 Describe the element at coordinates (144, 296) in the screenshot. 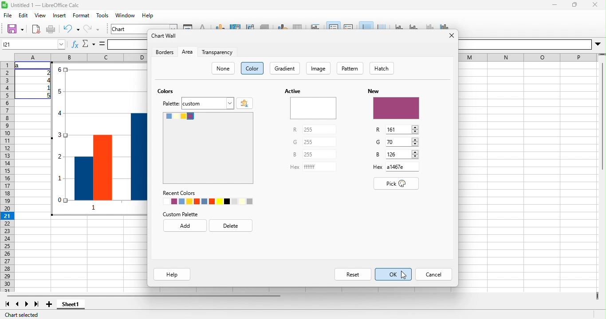

I see `horizontal scroll bar` at that location.